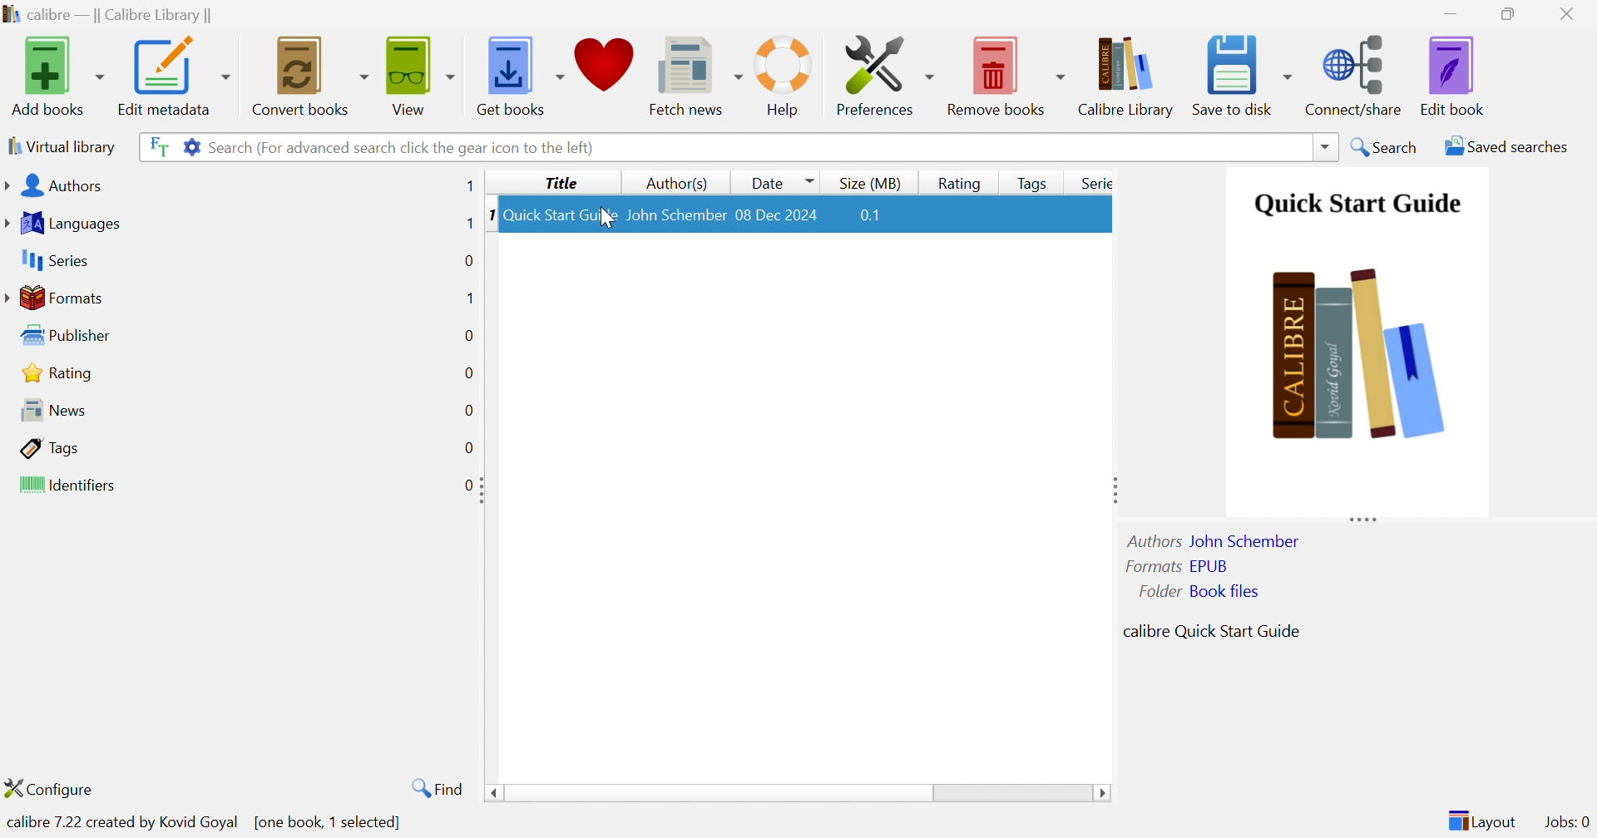 Image resolution: width=1597 pixels, height=838 pixels. I want to click on Identifiers, so click(64, 484).